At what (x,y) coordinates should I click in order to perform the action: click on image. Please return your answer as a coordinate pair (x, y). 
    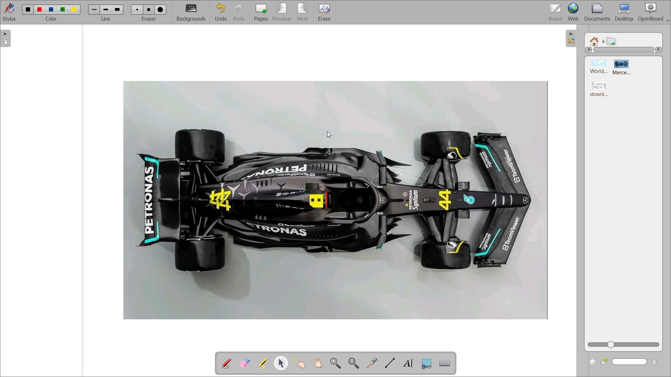
    Looking at the image, I should click on (335, 200).